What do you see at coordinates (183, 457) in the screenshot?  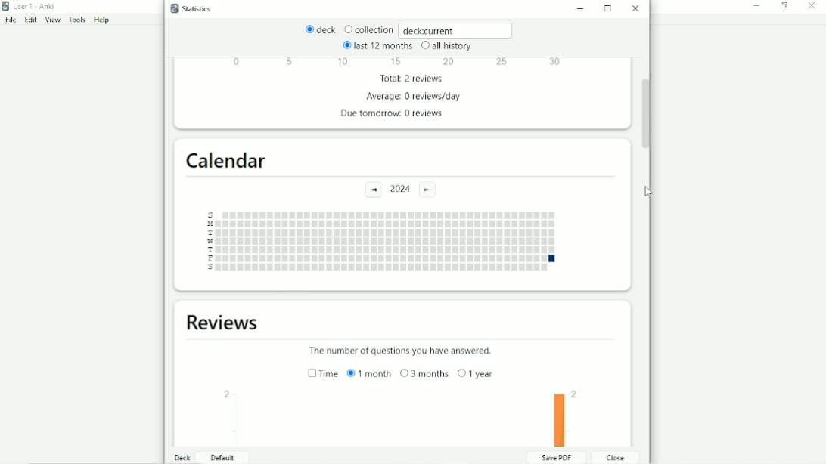 I see `Deck` at bounding box center [183, 457].